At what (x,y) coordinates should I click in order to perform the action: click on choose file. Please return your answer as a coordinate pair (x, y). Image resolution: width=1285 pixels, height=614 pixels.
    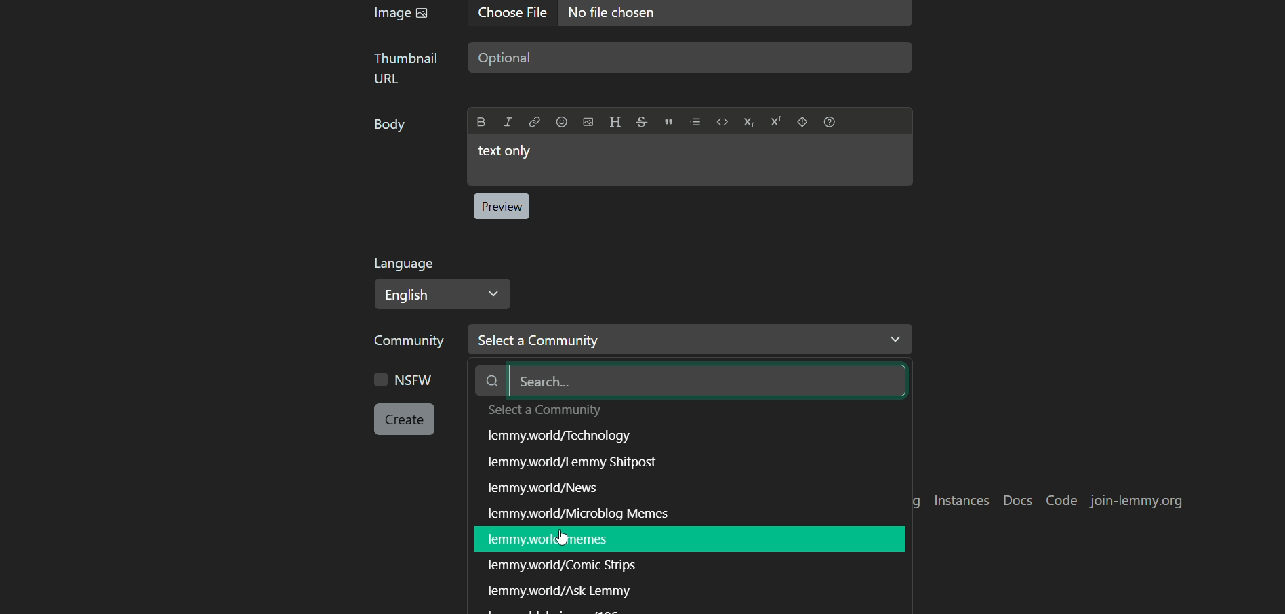
    Looking at the image, I should click on (516, 14).